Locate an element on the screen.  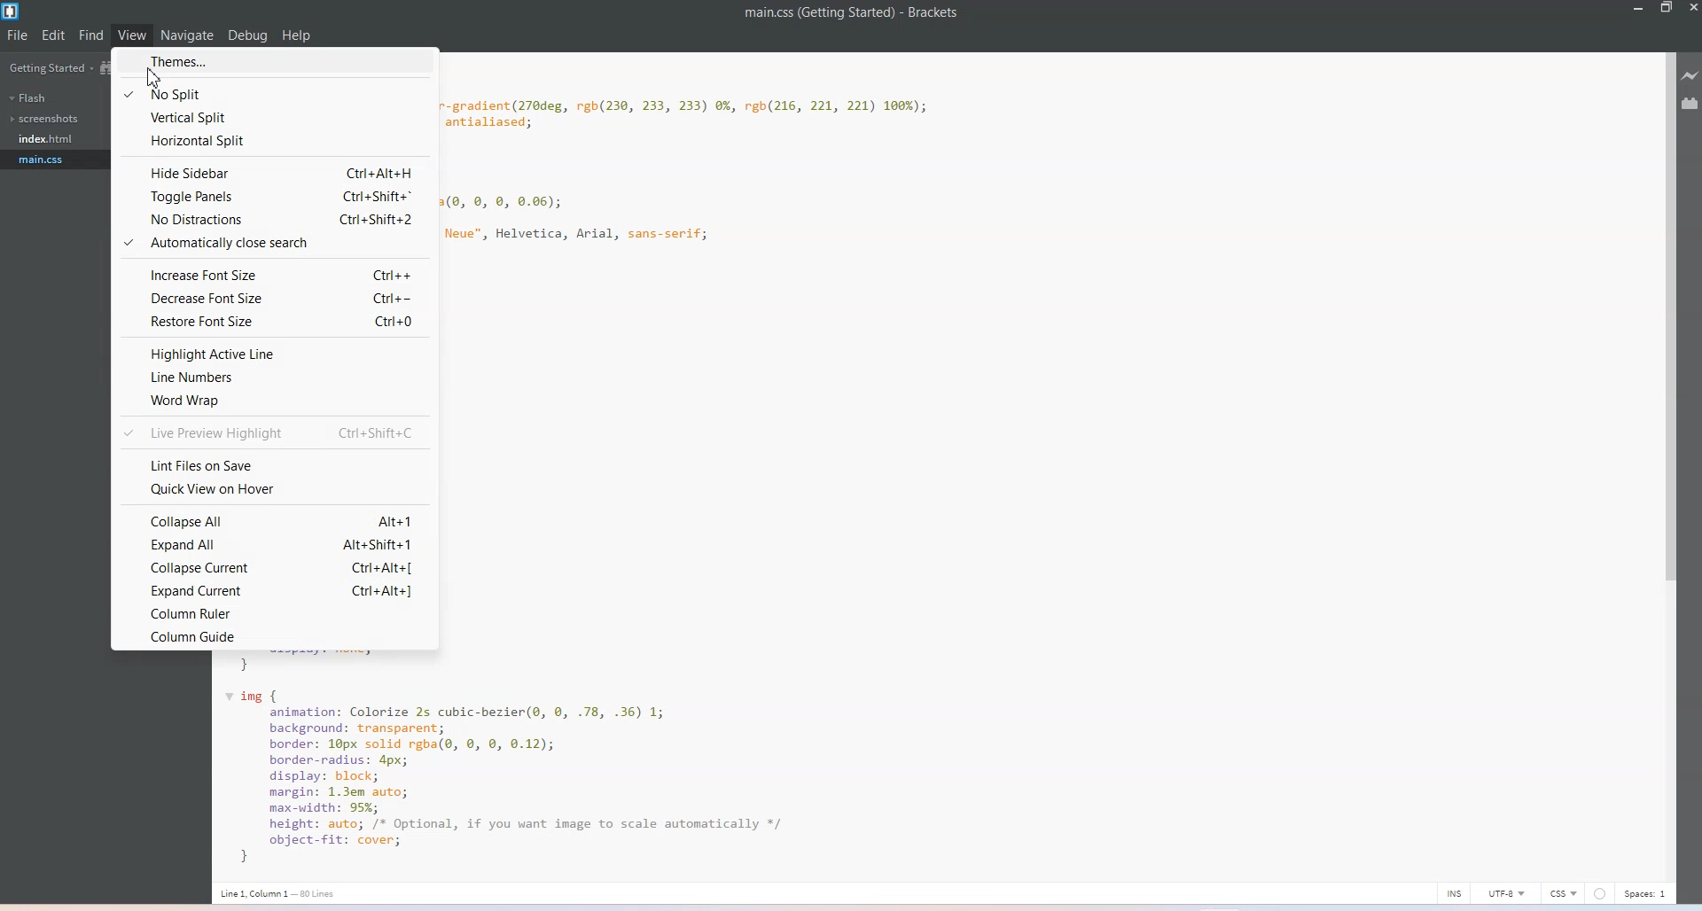
Spaces 1 is located at coordinates (1643, 894).